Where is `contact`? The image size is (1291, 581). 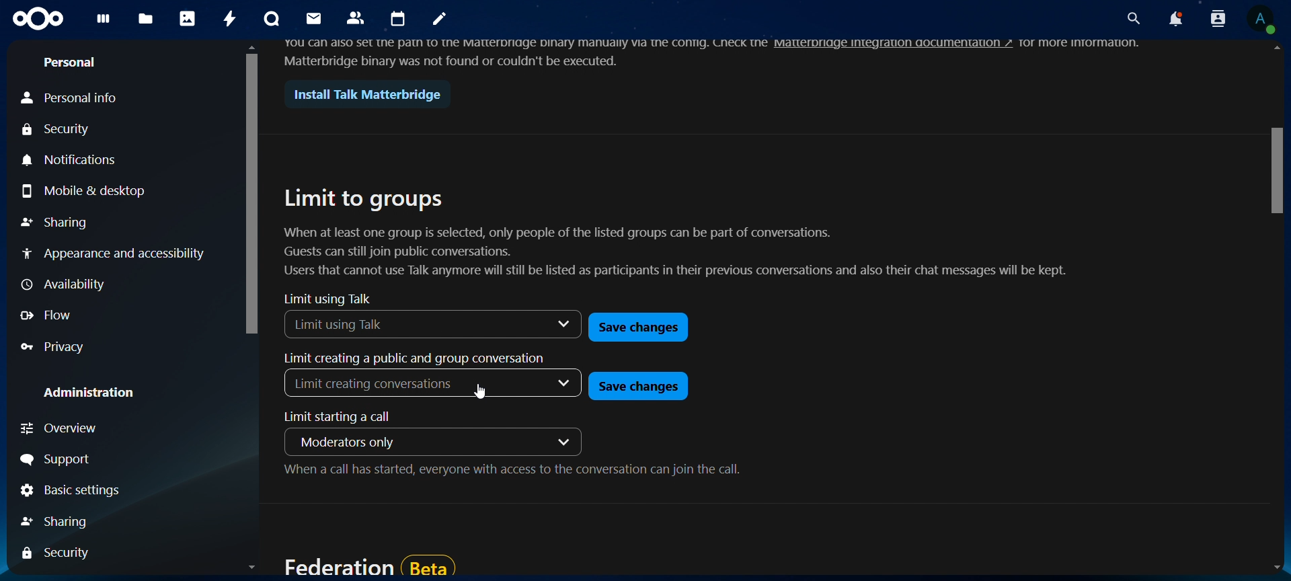
contact is located at coordinates (358, 19).